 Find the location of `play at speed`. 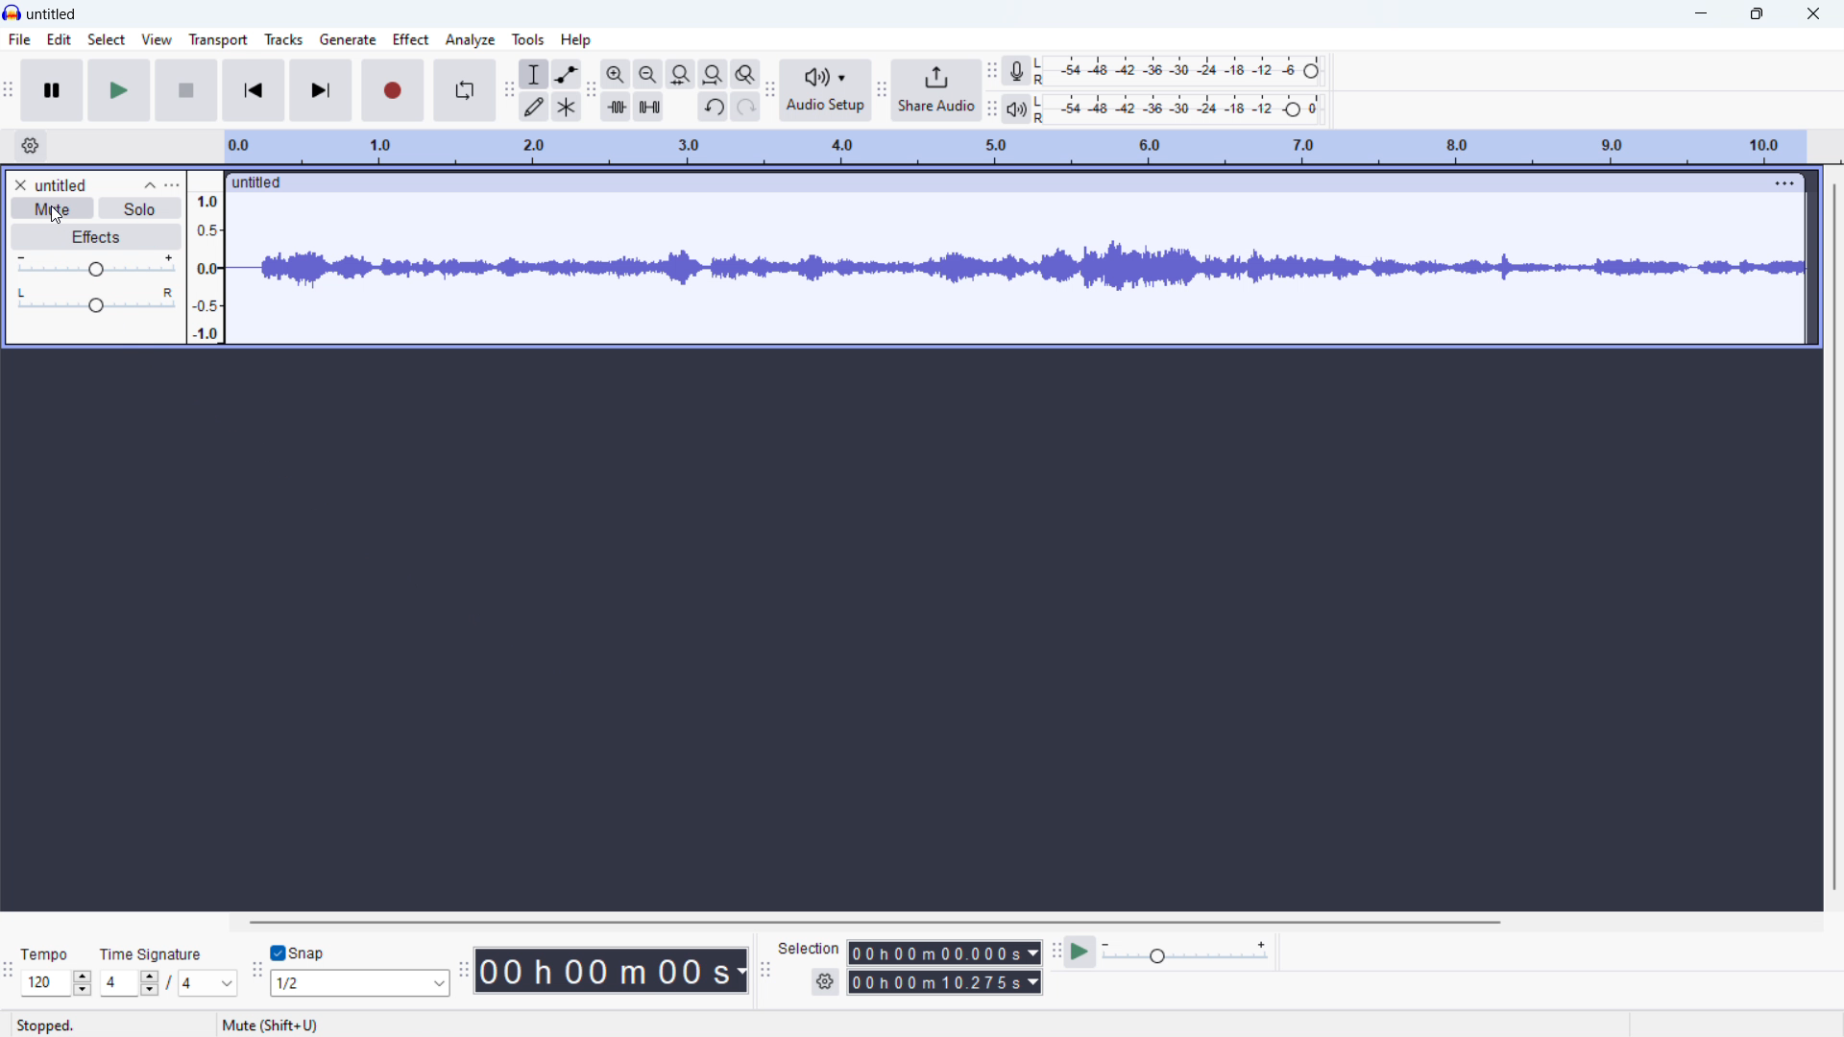

play at speed is located at coordinates (1081, 953).